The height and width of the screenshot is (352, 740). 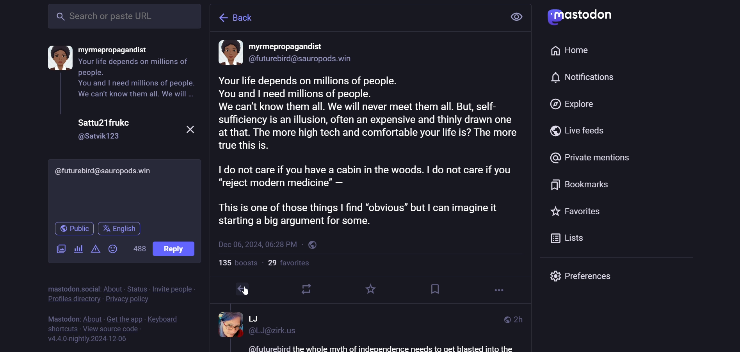 What do you see at coordinates (248, 292) in the screenshot?
I see `cursor` at bounding box center [248, 292].